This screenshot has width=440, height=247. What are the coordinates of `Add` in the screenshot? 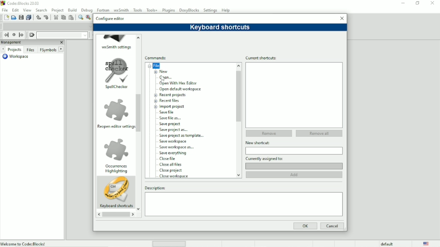 It's located at (295, 175).